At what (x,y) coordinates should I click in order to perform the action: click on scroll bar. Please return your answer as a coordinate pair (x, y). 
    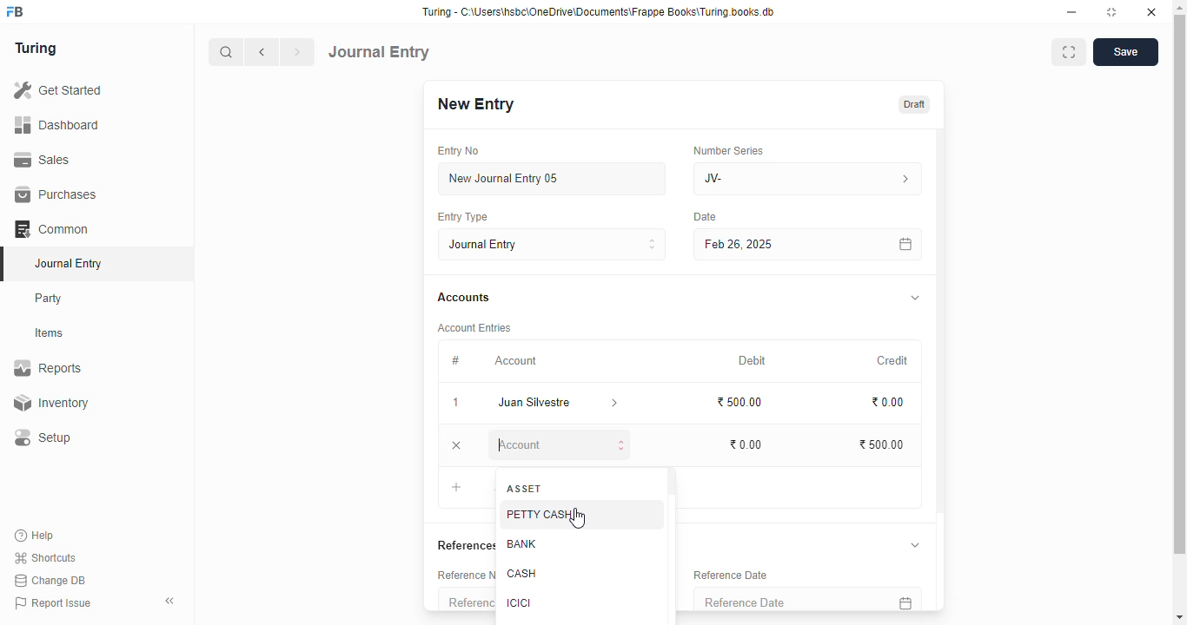
    Looking at the image, I should click on (673, 541).